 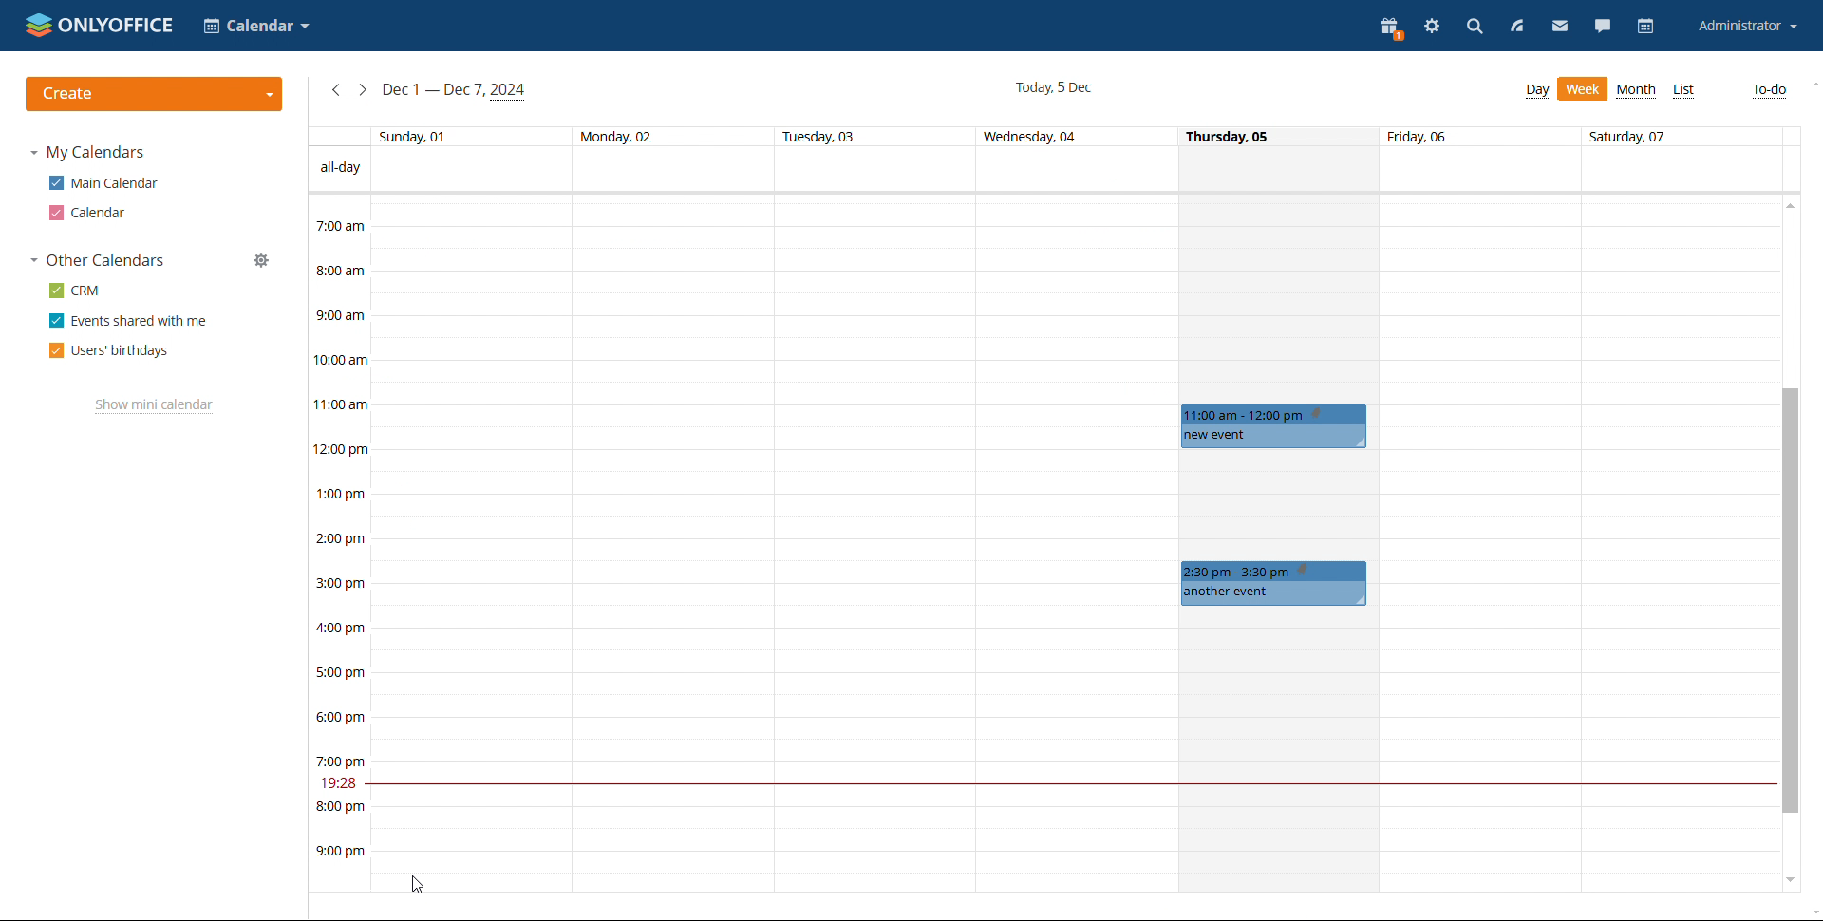 I want to click on 12:00 pm, so click(x=342, y=450).